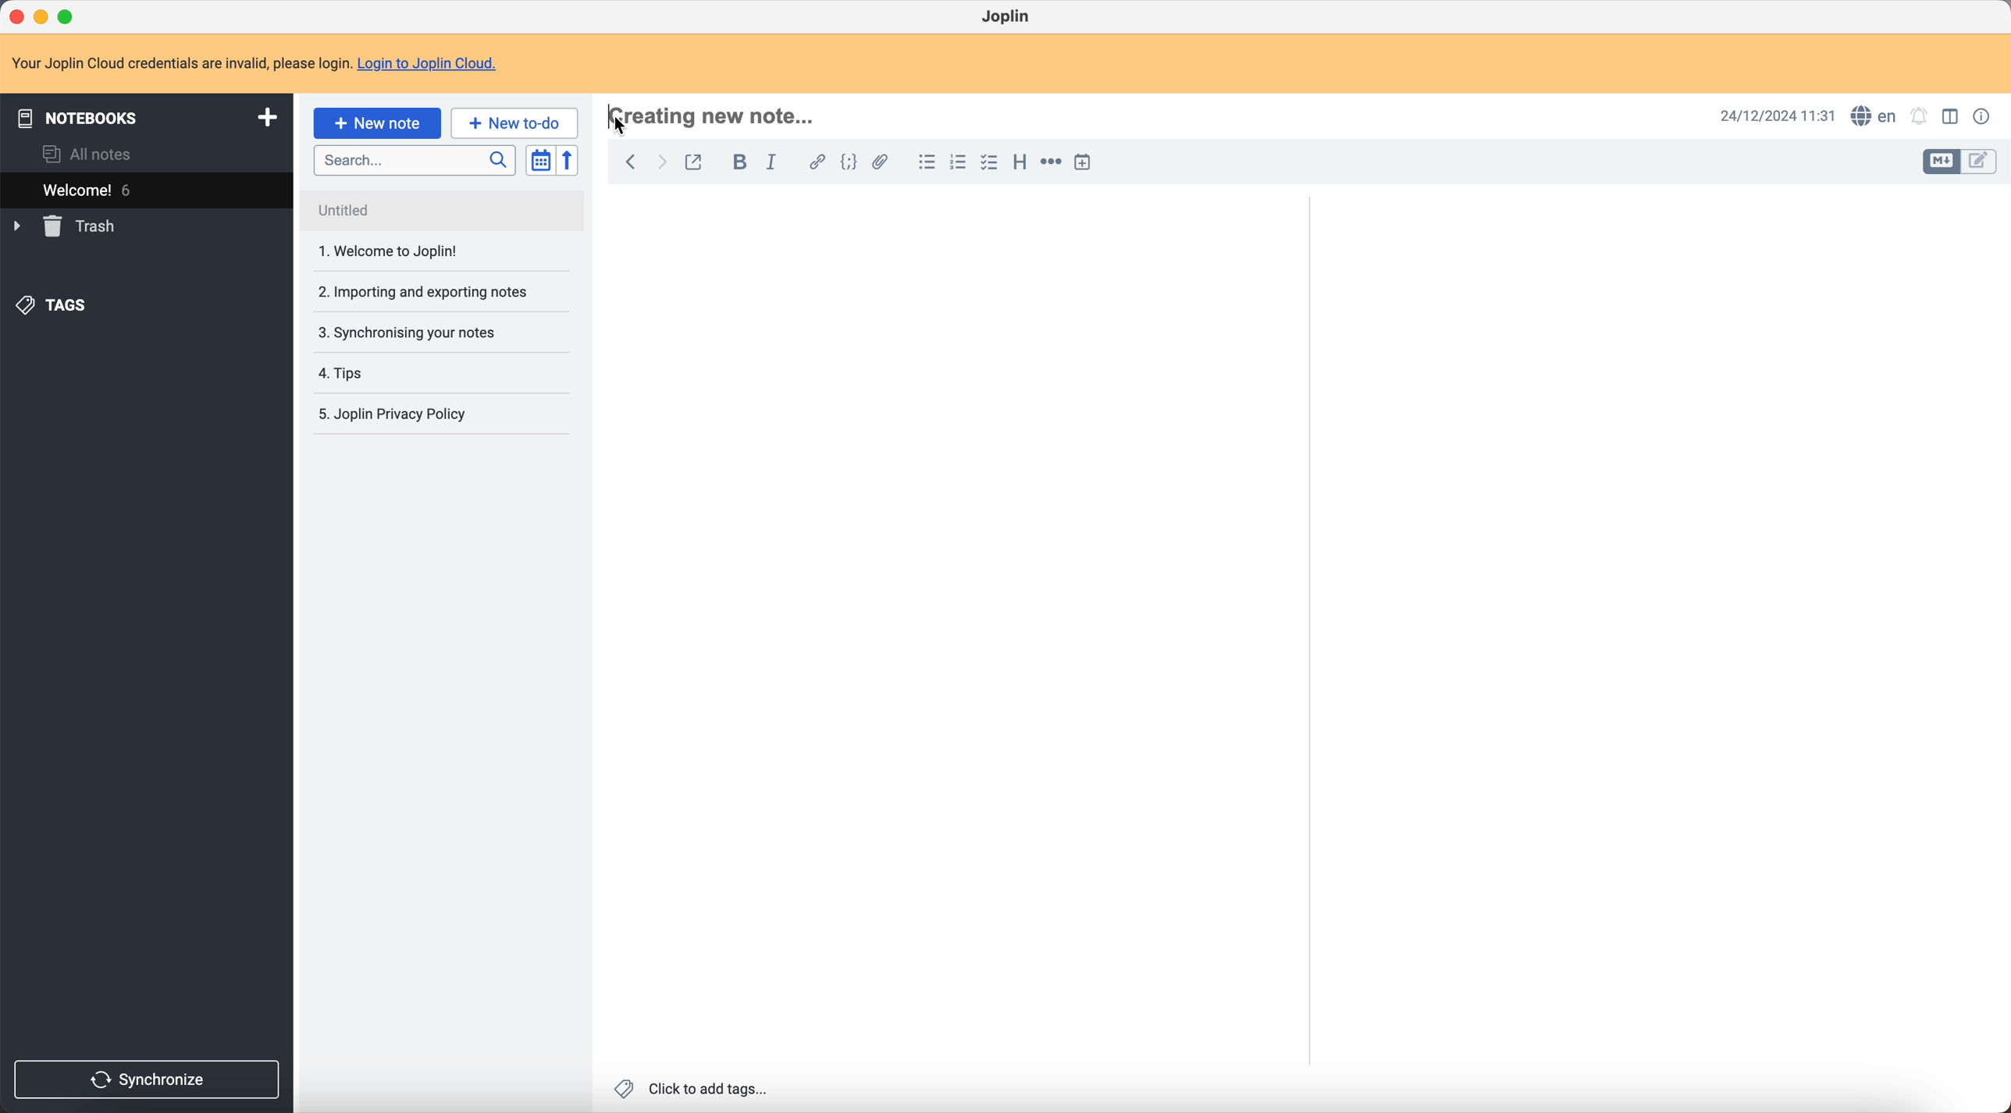 The width and height of the screenshot is (2011, 1113). I want to click on 4. Tips, so click(389, 373).